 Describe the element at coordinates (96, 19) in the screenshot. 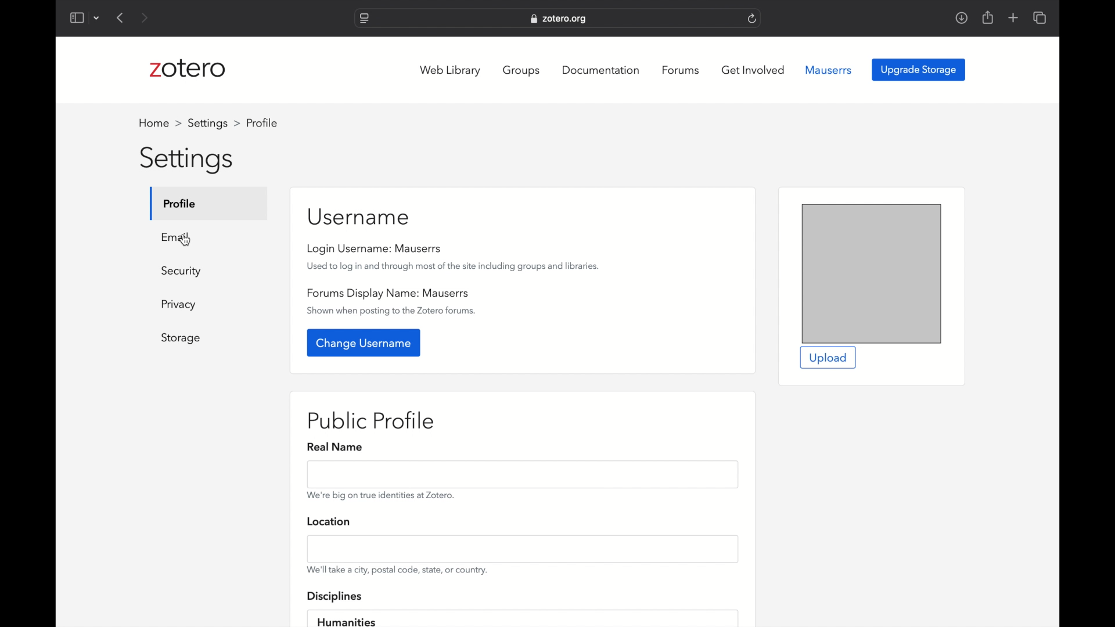

I see `dropdown` at that location.